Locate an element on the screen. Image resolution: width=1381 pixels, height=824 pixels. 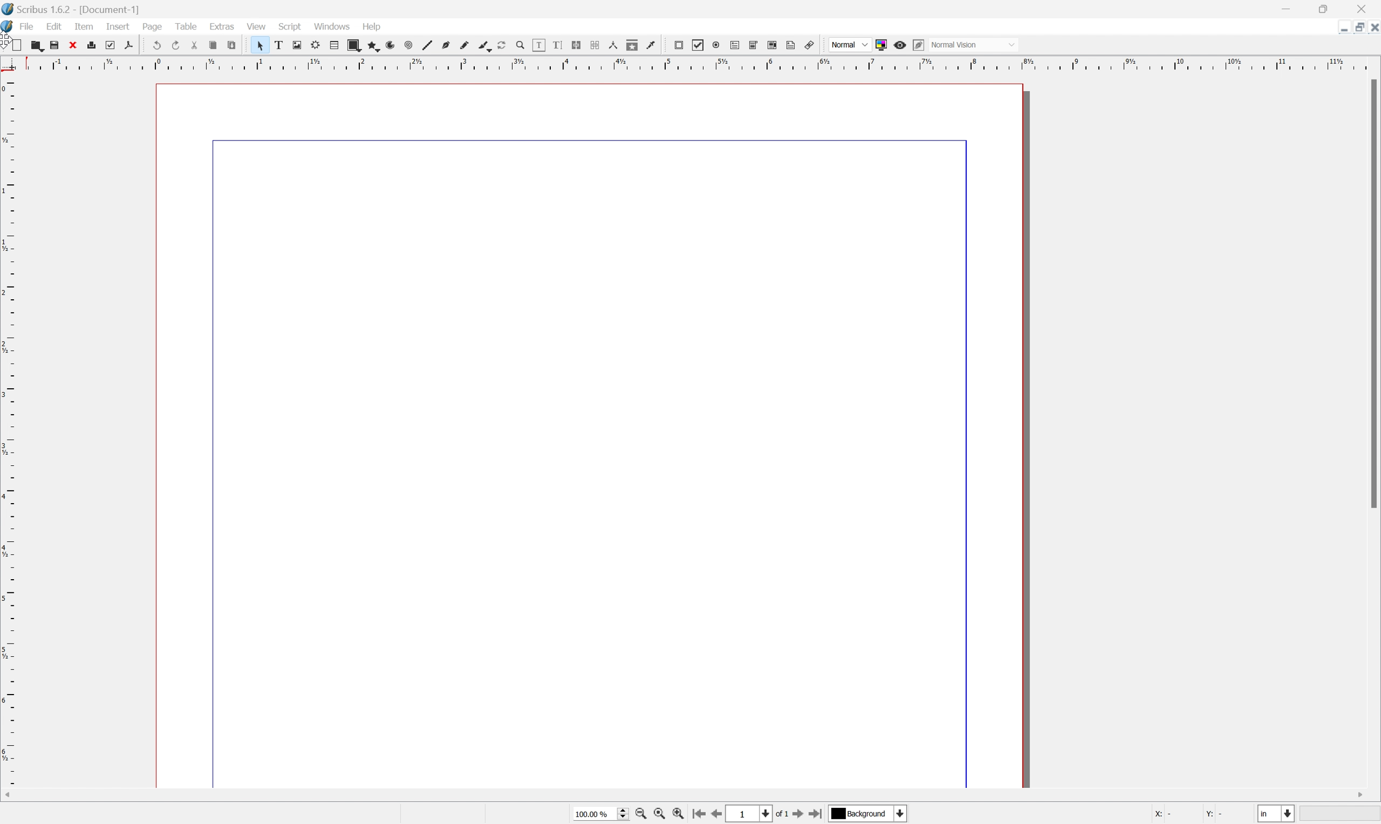
scroll bar is located at coordinates (689, 796).